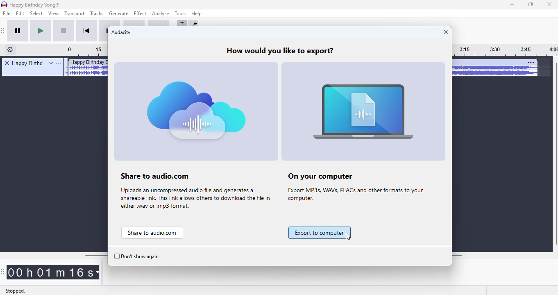 Image resolution: width=558 pixels, height=295 pixels. I want to click on edit, so click(21, 14).